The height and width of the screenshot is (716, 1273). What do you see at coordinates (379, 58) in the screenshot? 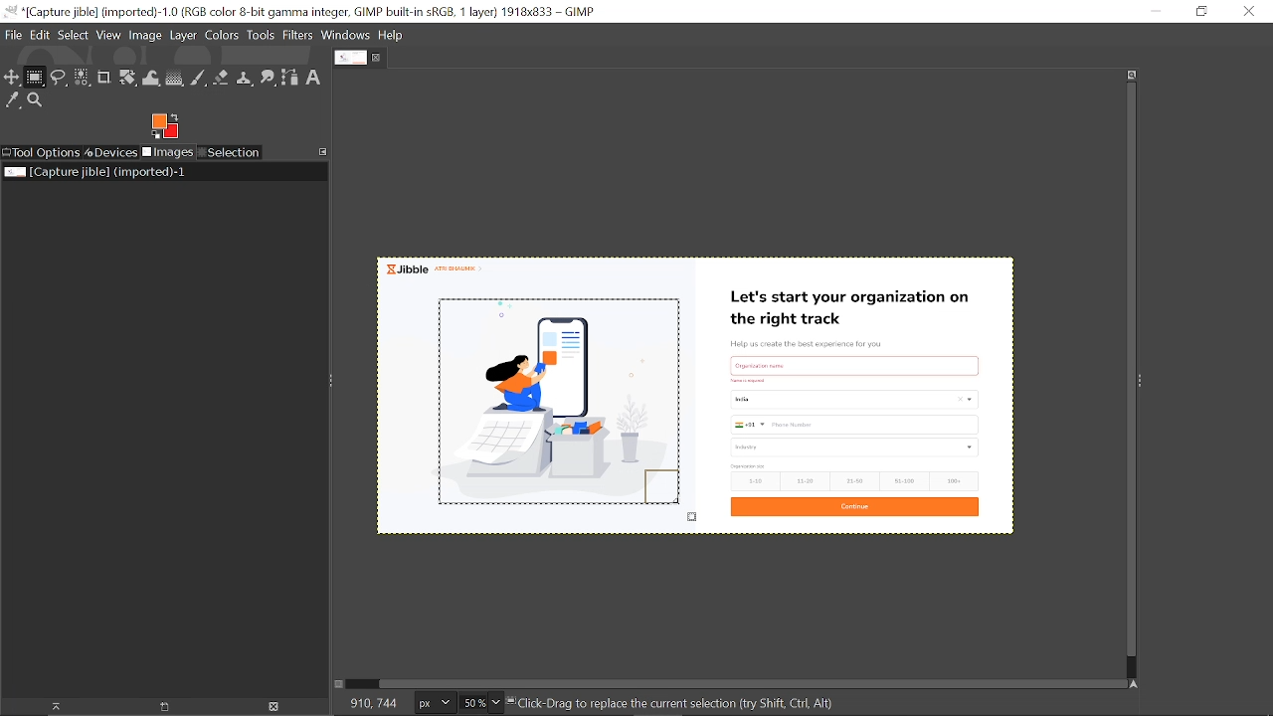
I see `Close tab` at bounding box center [379, 58].